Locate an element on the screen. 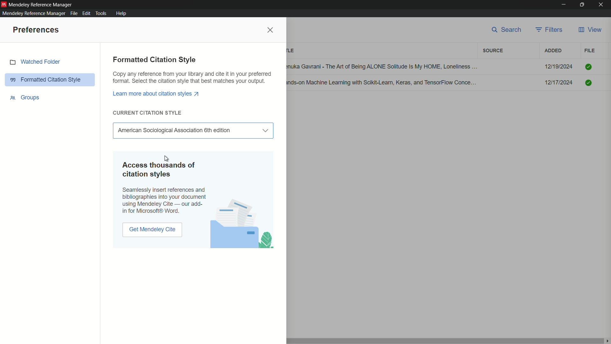 Image resolution: width=611 pixels, height=344 pixels. help menu is located at coordinates (121, 13).